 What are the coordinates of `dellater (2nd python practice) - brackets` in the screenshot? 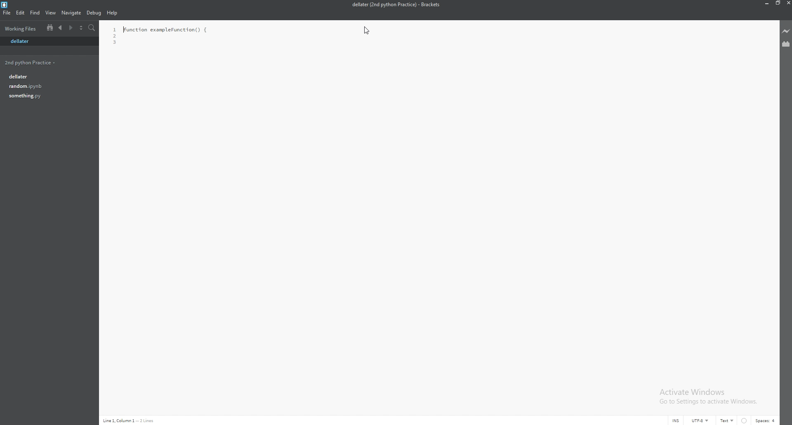 It's located at (396, 5).